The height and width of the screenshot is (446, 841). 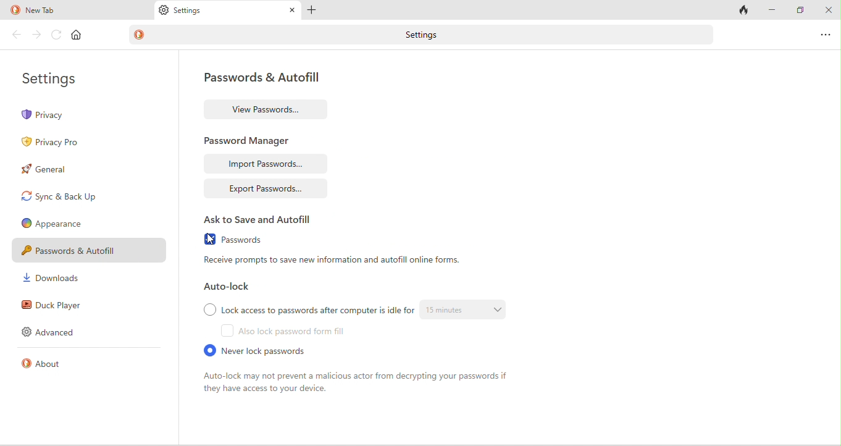 I want to click on maximize, so click(x=802, y=11).